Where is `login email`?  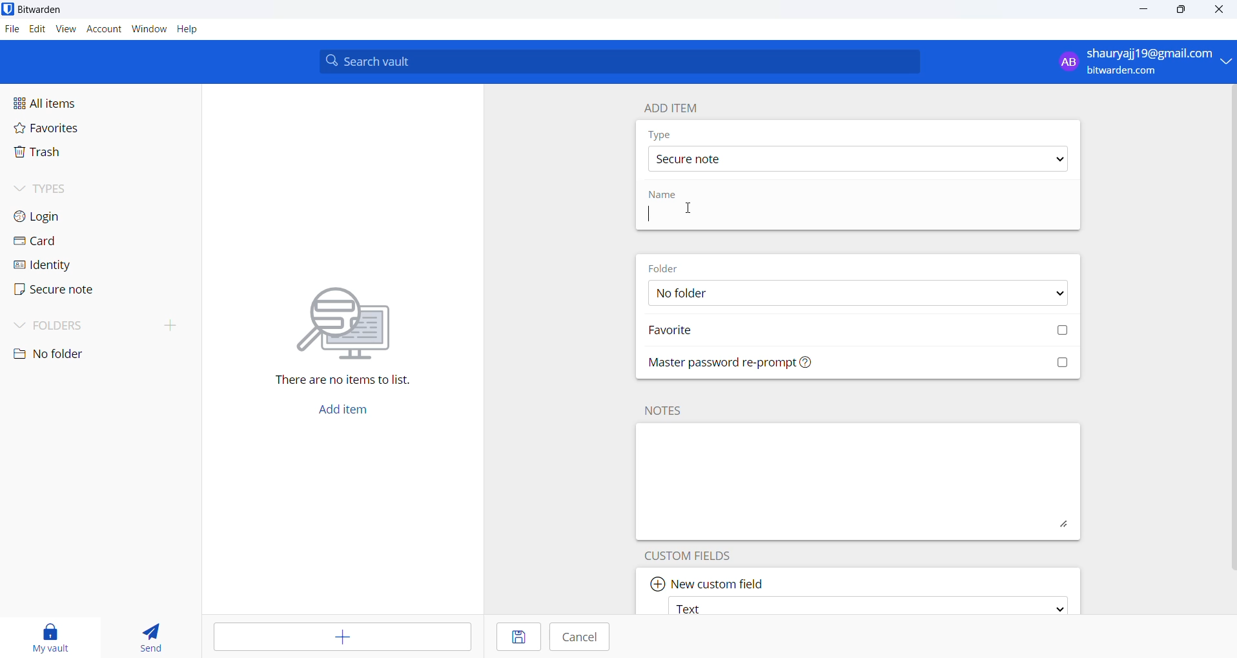 login email is located at coordinates (1134, 62).